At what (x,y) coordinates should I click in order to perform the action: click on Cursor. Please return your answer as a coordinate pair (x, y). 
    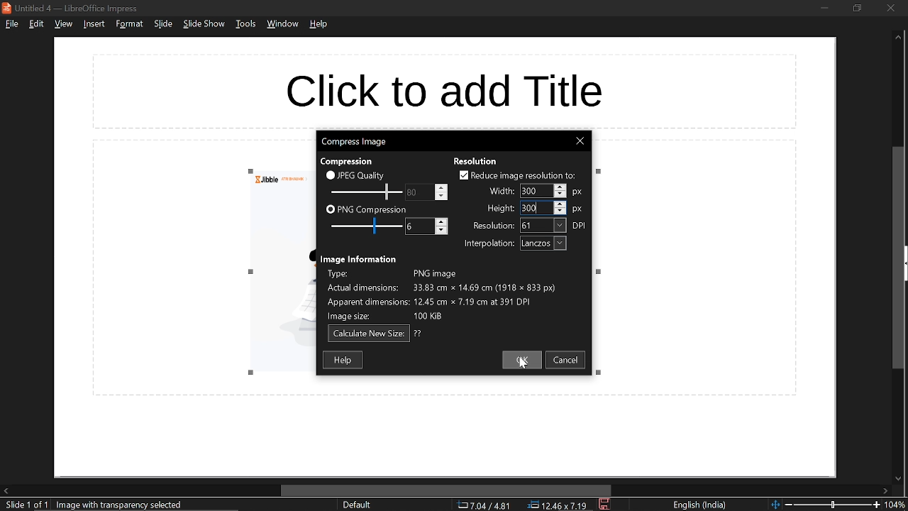
    Looking at the image, I should click on (524, 364).